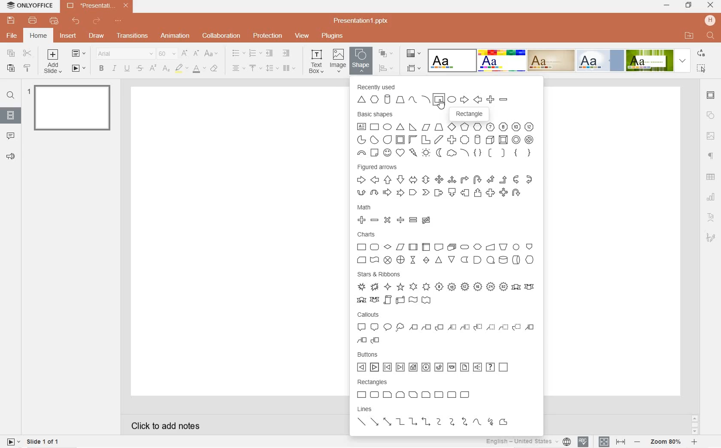 This screenshot has height=448, width=721. Describe the element at coordinates (439, 153) in the screenshot. I see `Moon` at that location.